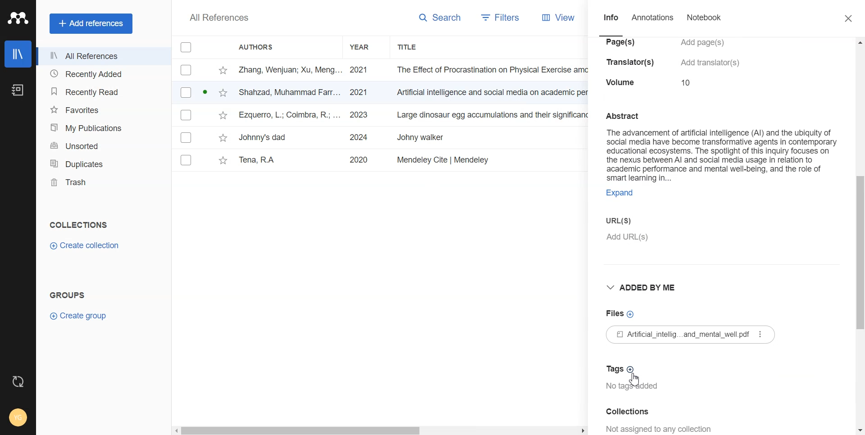 Image resolution: width=865 pixels, height=435 pixels. I want to click on Logo, so click(18, 18).